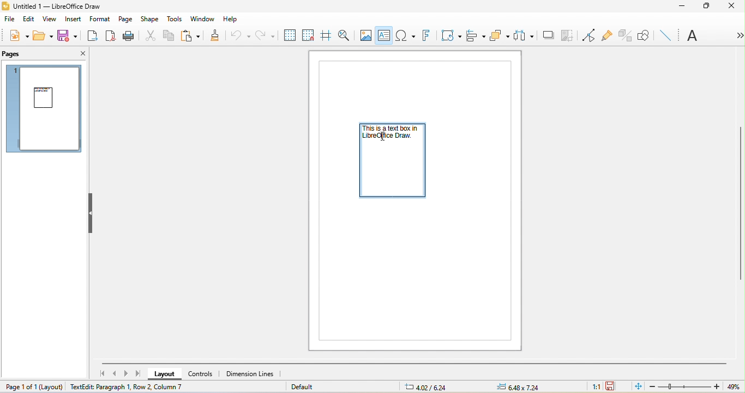 This screenshot has height=393, width=745. Describe the element at coordinates (46, 110) in the screenshot. I see `page 1` at that location.